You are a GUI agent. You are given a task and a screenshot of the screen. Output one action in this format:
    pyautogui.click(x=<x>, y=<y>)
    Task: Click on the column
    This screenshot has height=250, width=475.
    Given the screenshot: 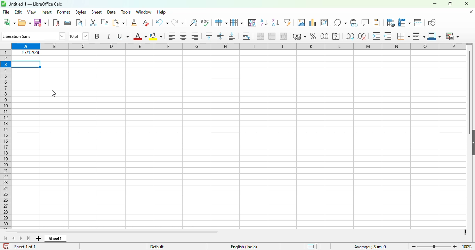 What is the action you would take?
    pyautogui.click(x=236, y=22)
    